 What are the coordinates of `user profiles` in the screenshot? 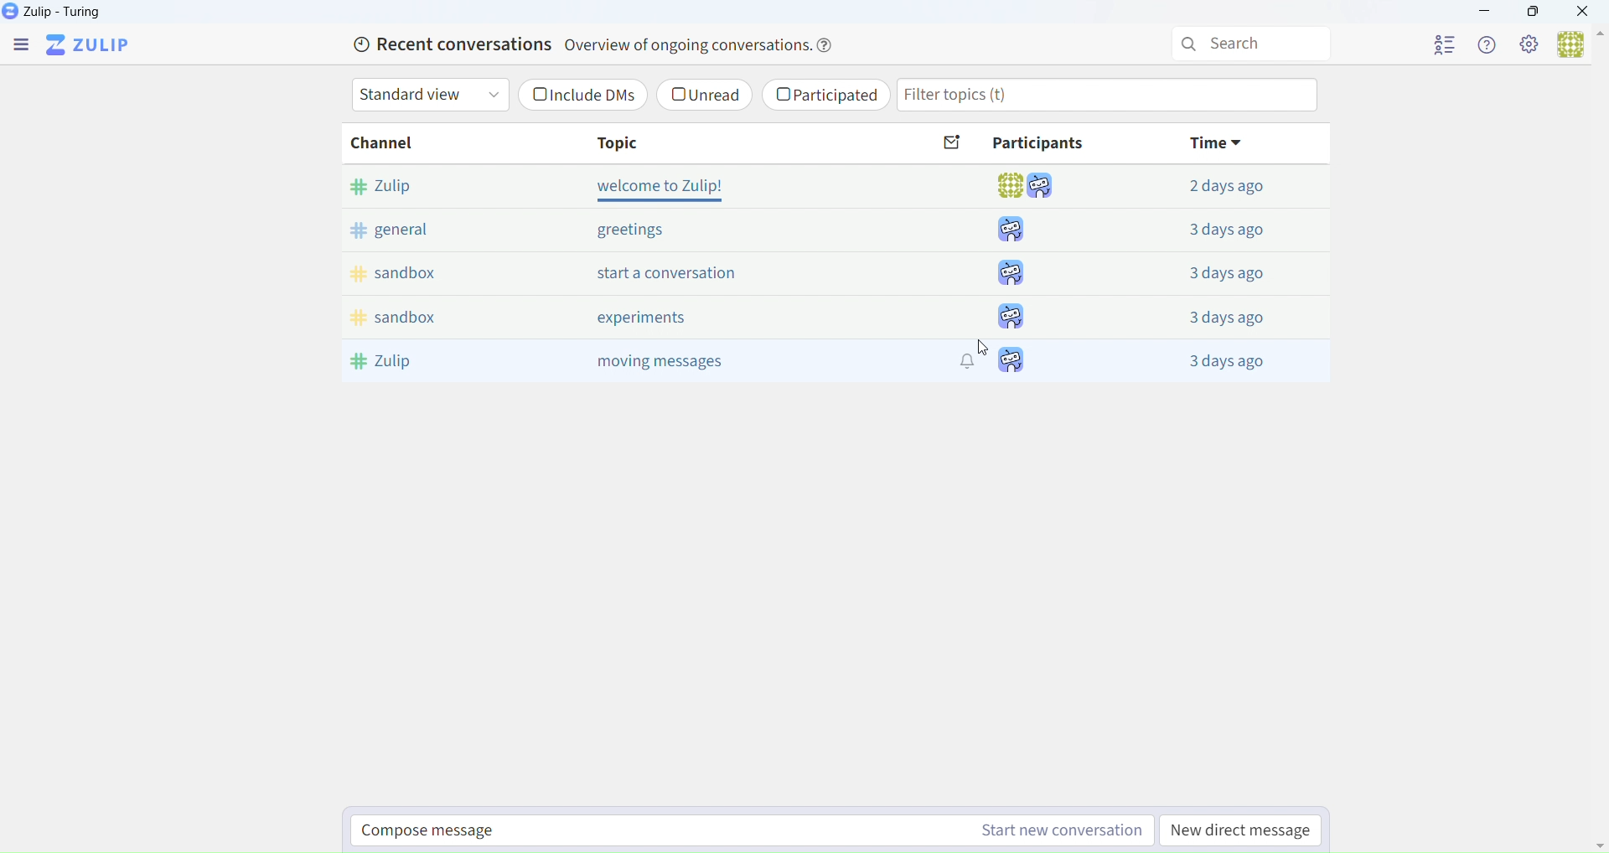 It's located at (1018, 274).